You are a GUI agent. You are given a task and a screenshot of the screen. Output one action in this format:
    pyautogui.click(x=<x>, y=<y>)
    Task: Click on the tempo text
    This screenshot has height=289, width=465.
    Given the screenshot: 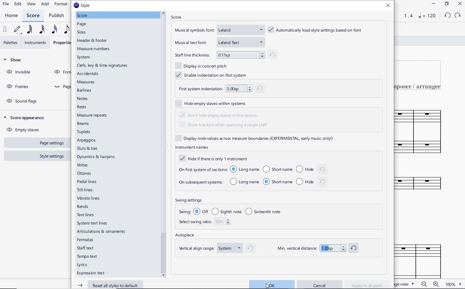 What is the action you would take?
    pyautogui.click(x=87, y=257)
    